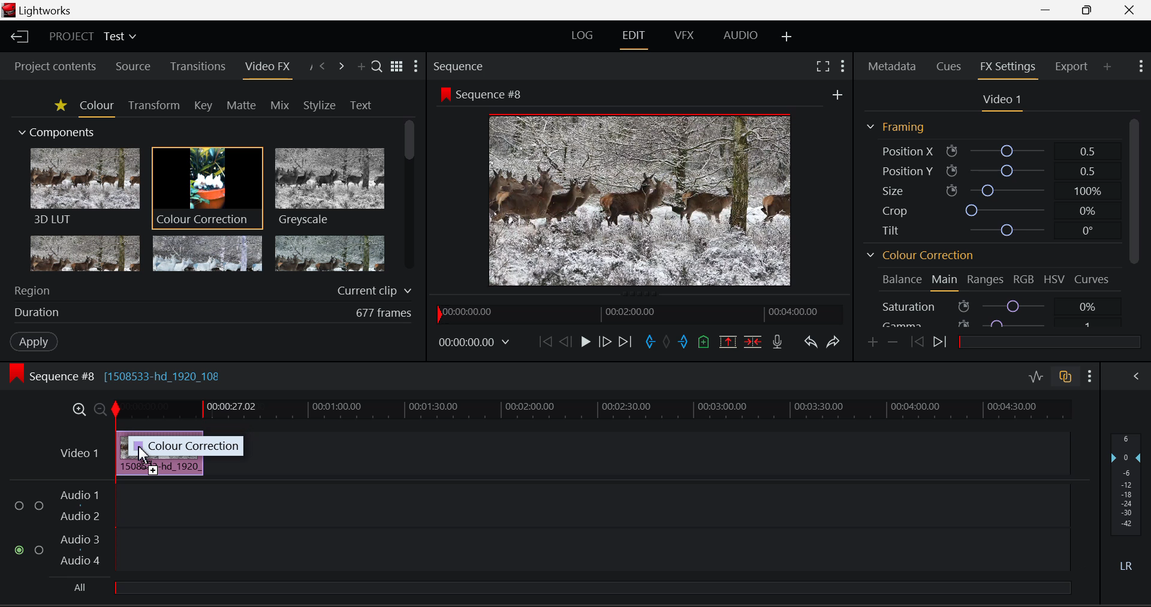  Describe the element at coordinates (207, 187) in the screenshot. I see `Cursor MOUSE_DOWN on Colour Correction` at that location.